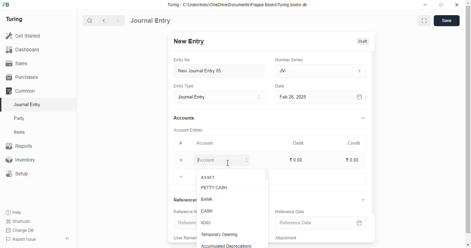 This screenshot has width=471, height=248. What do you see at coordinates (20, 160) in the screenshot?
I see `inventory` at bounding box center [20, 160].